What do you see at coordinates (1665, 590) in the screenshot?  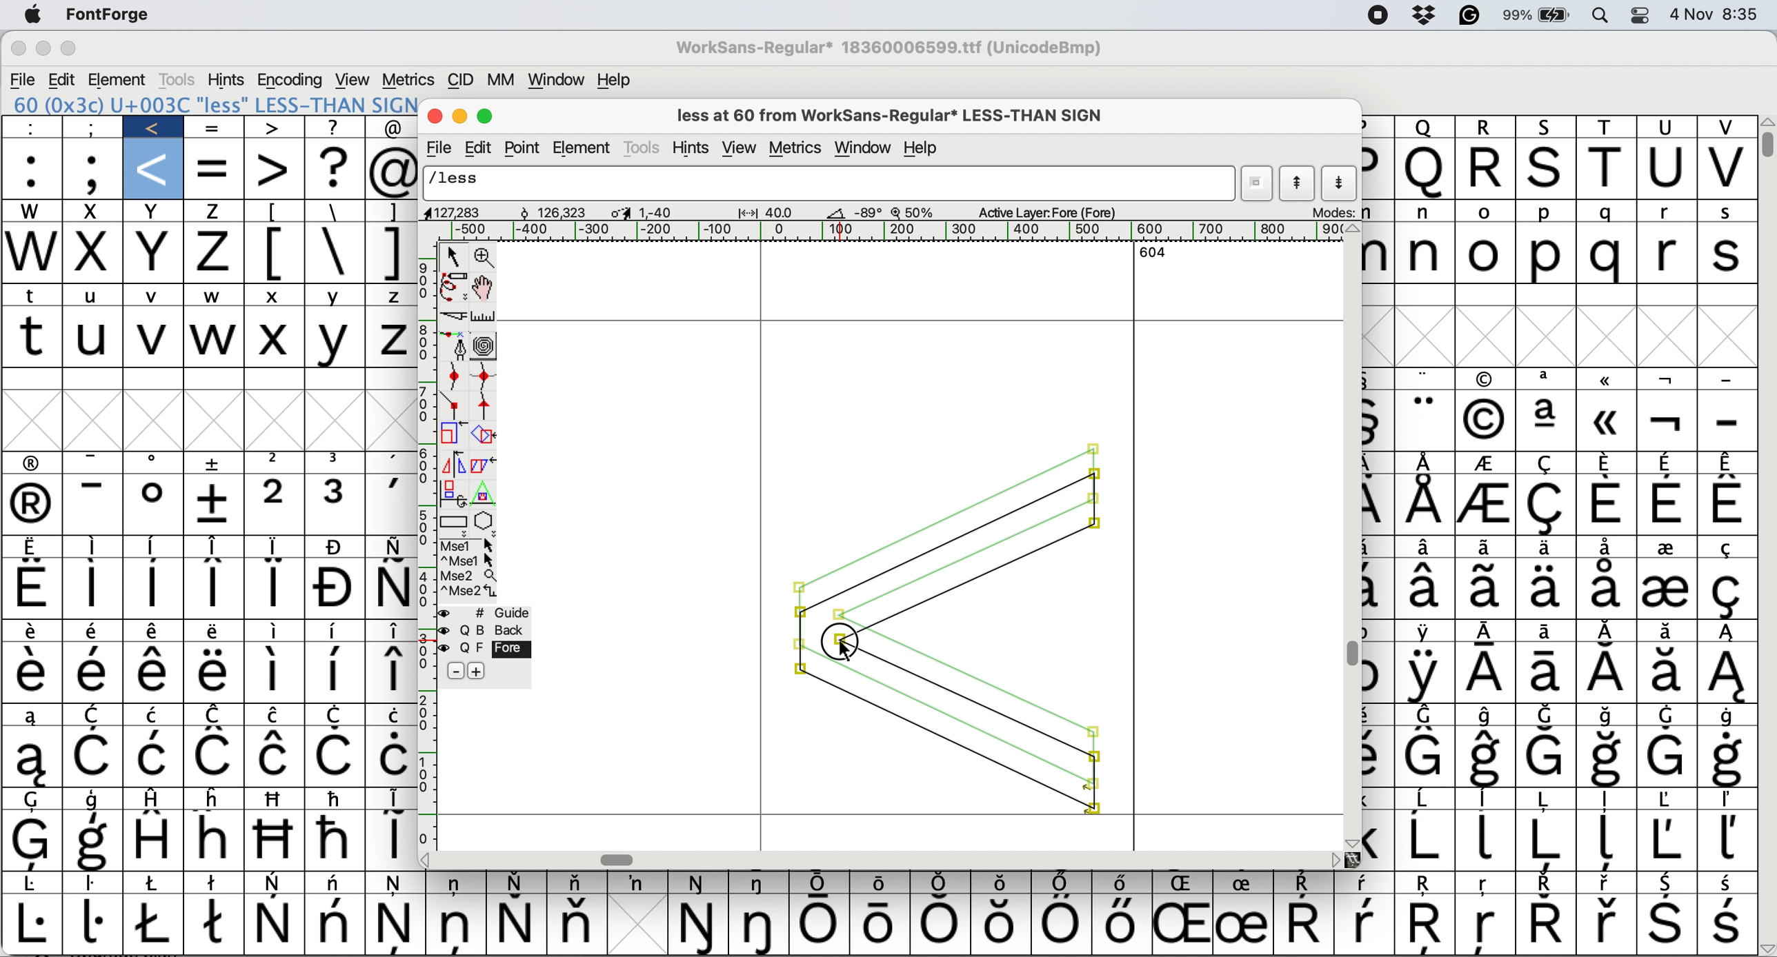 I see `Symbol` at bounding box center [1665, 590].